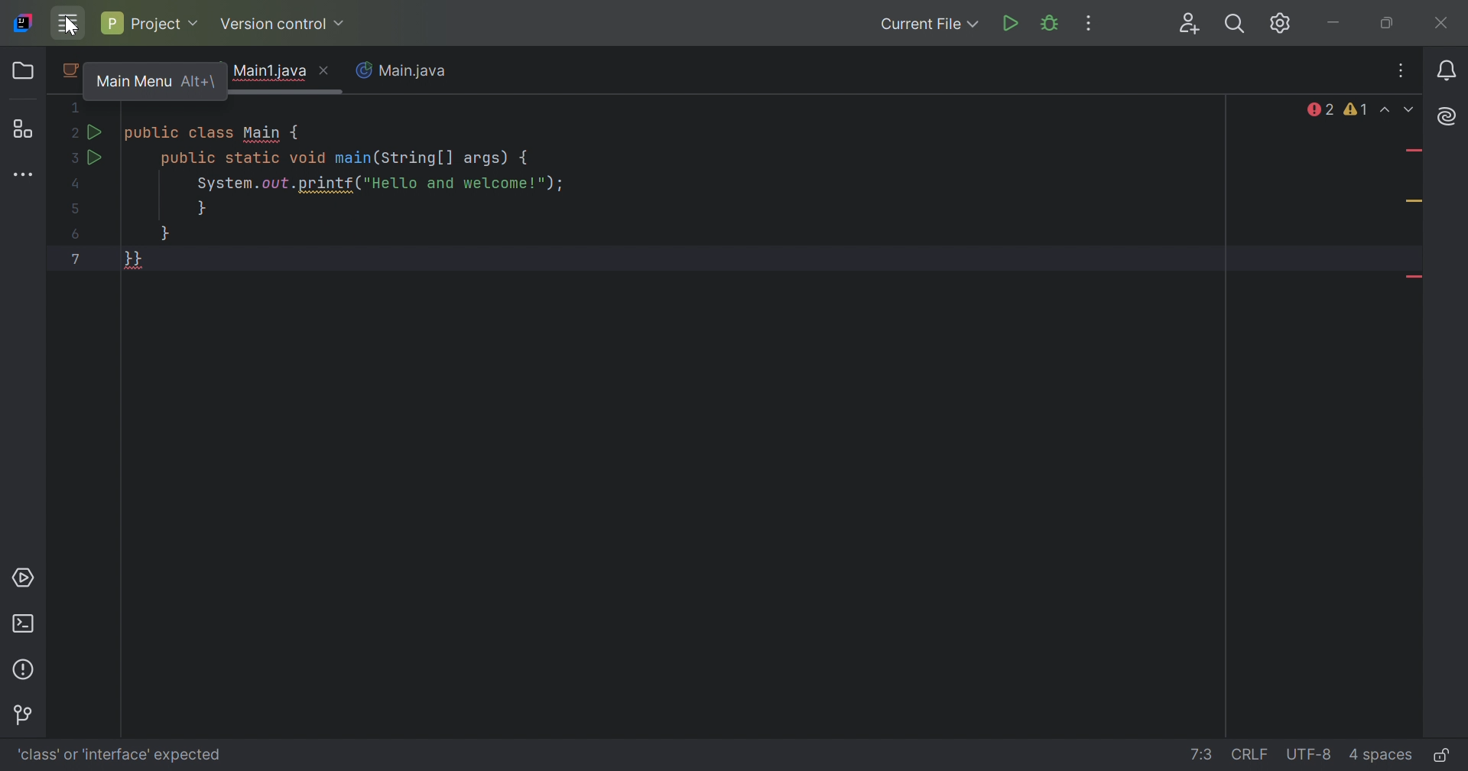  What do you see at coordinates (1092, 23) in the screenshot?
I see `More Actions` at bounding box center [1092, 23].